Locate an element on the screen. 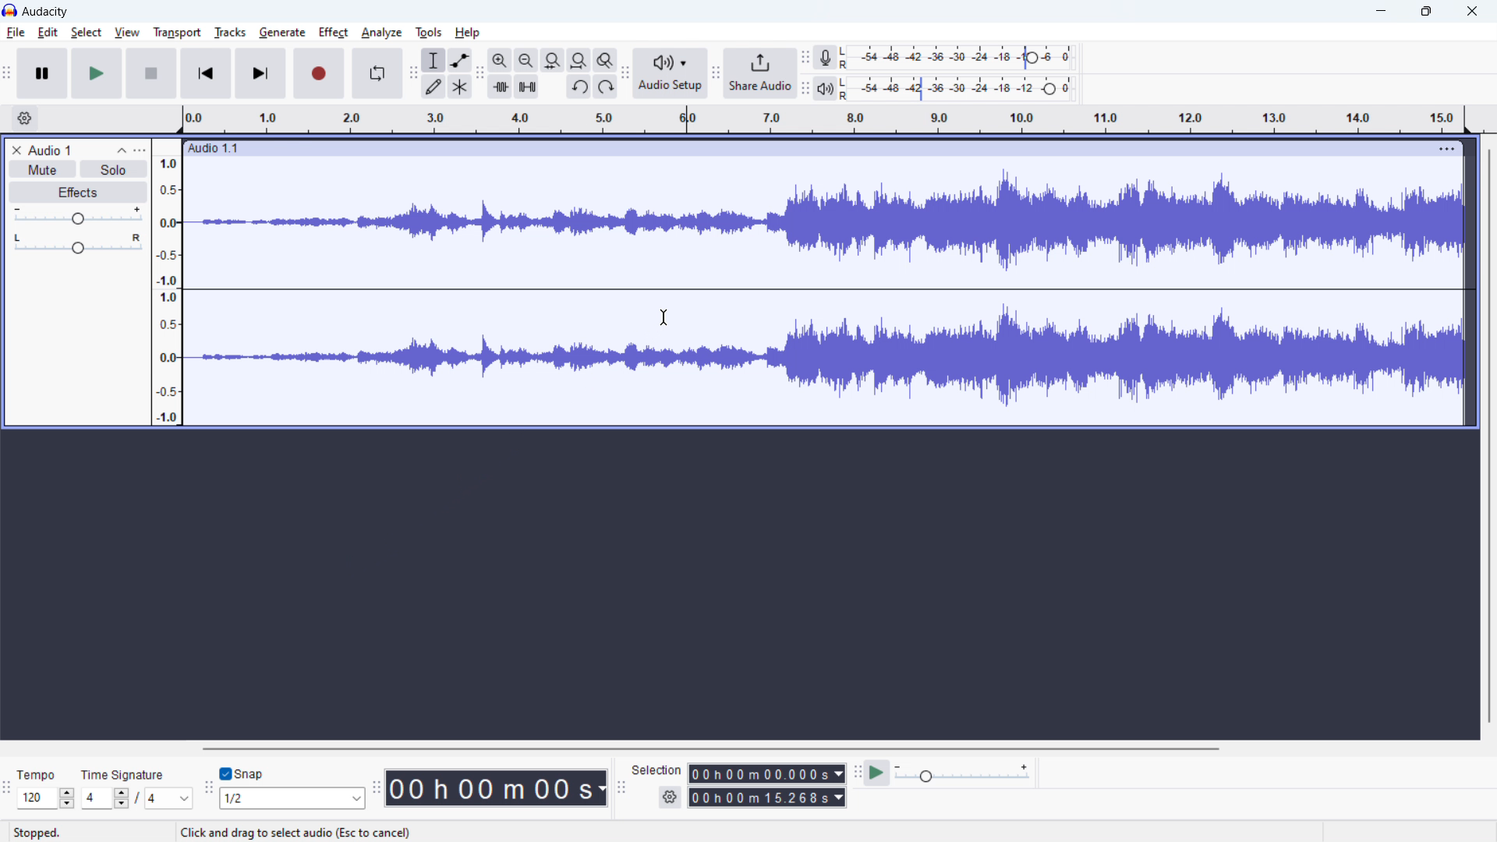 The height and width of the screenshot is (842, 1497). record is located at coordinates (320, 73).